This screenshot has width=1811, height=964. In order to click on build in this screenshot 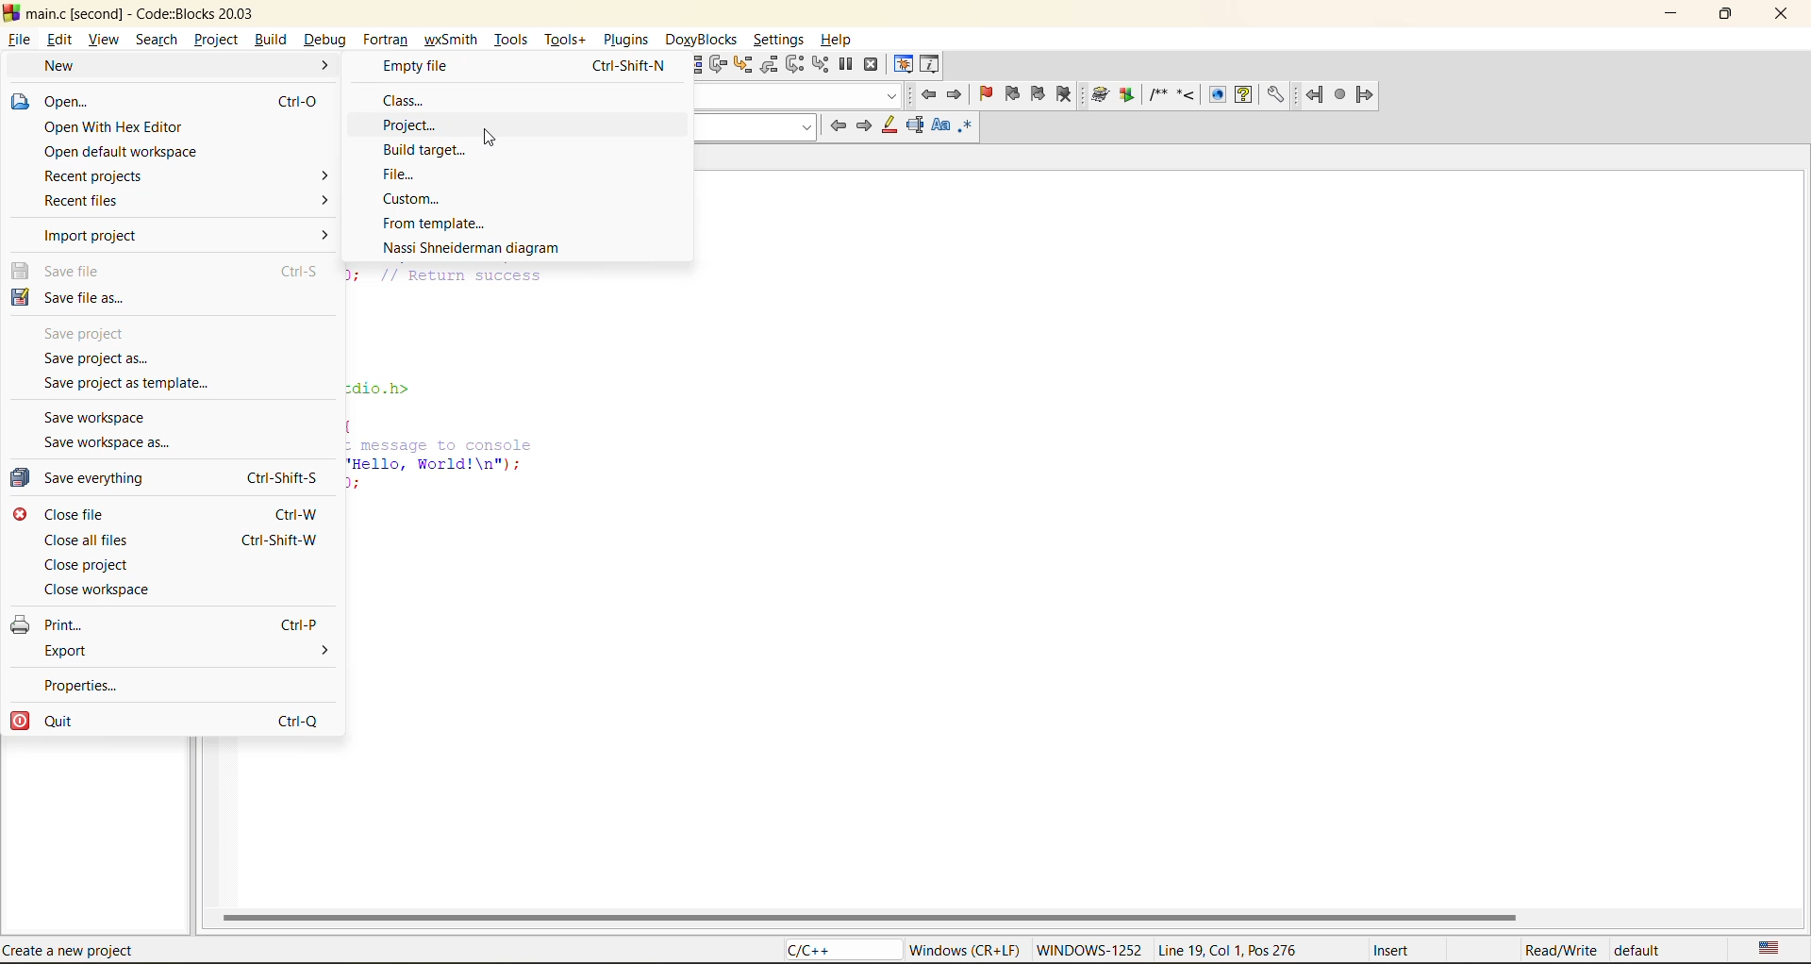, I will do `click(337, 64)`.